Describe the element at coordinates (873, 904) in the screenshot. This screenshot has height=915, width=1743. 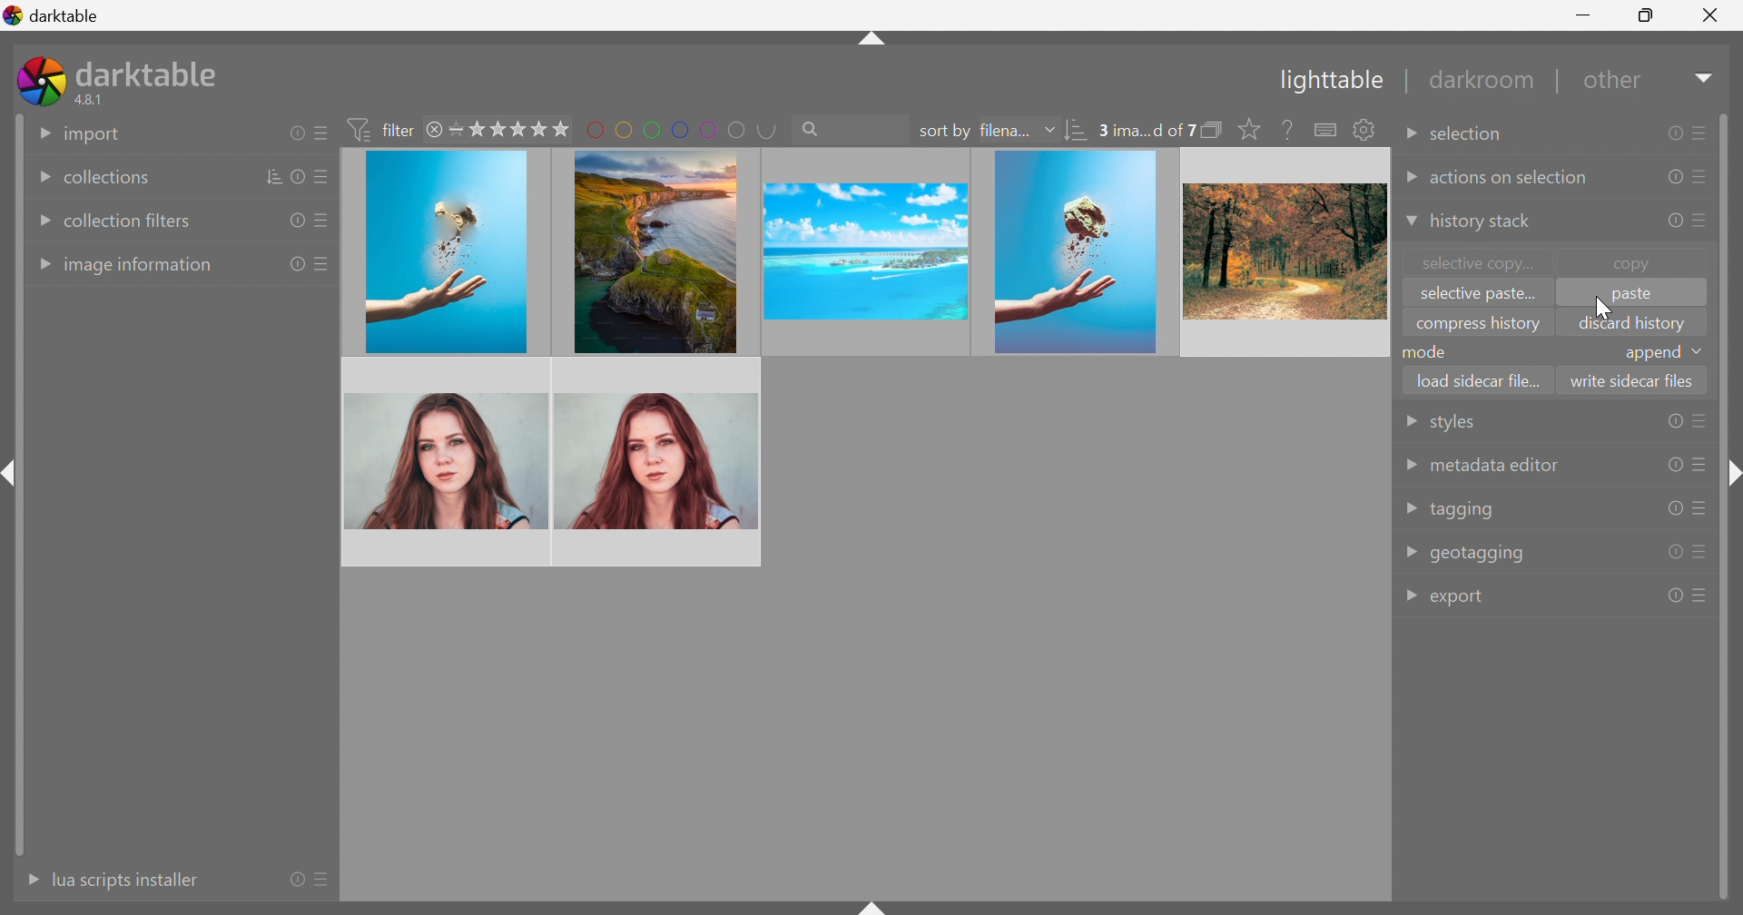
I see `shift+ctrl+b` at that location.